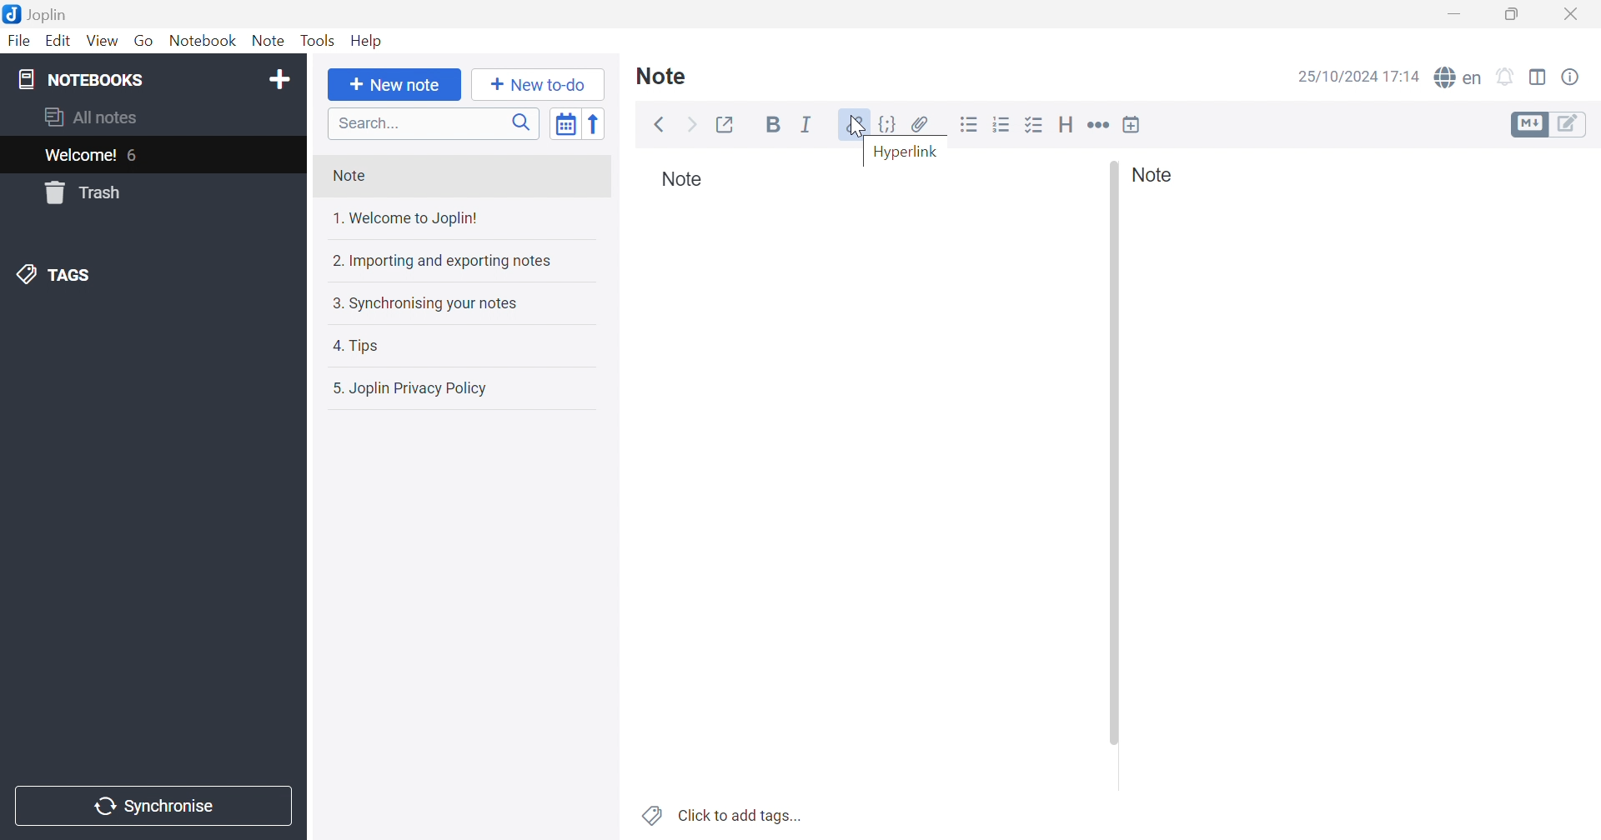 This screenshot has width=1601, height=840. What do you see at coordinates (459, 261) in the screenshot?
I see `2. Importing and exporting notes` at bounding box center [459, 261].